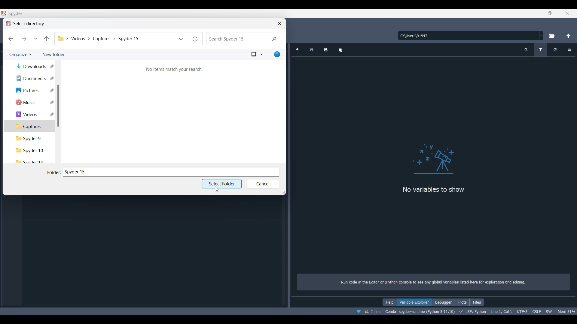 The width and height of the screenshot is (577, 324). Describe the element at coordinates (195, 39) in the screenshot. I see `Reload` at that location.